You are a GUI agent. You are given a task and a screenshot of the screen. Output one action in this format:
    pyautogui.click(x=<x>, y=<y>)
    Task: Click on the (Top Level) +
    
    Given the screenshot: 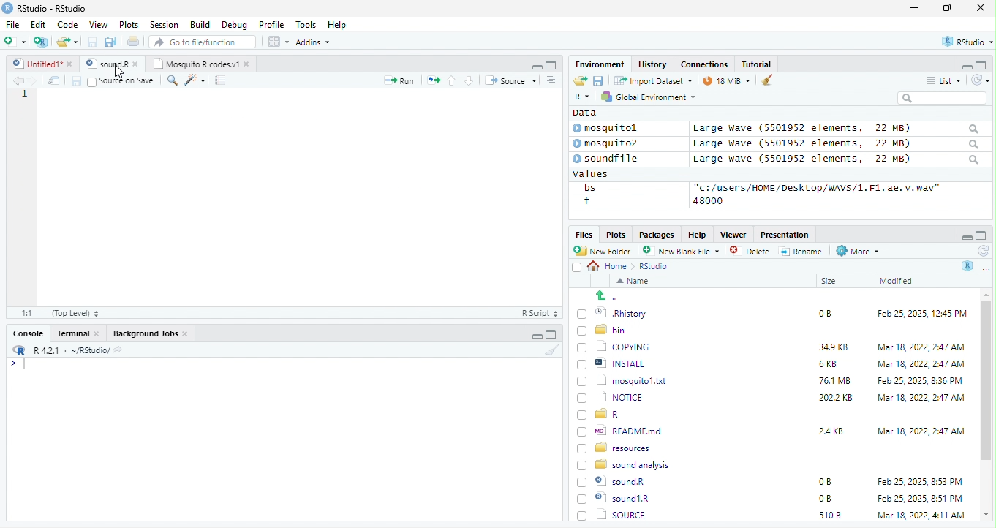 What is the action you would take?
    pyautogui.click(x=75, y=313)
    